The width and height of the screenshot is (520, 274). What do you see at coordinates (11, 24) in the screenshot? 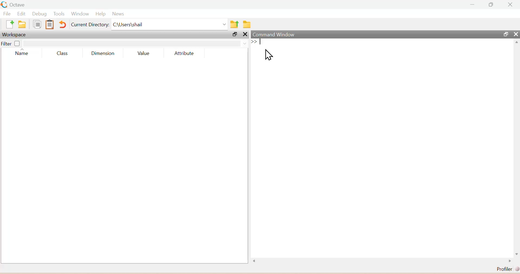
I see `new script` at bounding box center [11, 24].